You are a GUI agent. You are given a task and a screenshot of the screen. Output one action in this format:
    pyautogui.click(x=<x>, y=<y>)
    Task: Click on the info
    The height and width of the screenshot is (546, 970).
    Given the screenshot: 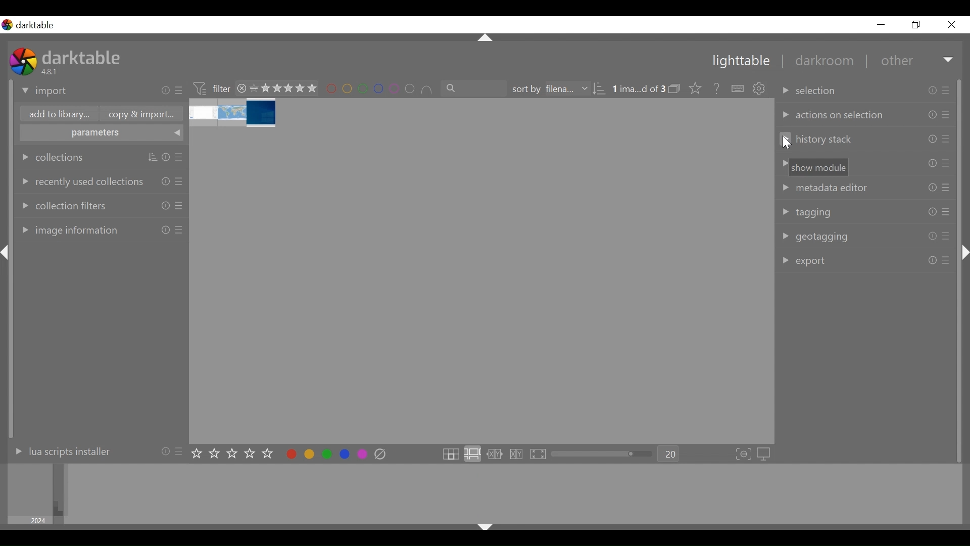 What is the action you would take?
    pyautogui.click(x=932, y=260)
    